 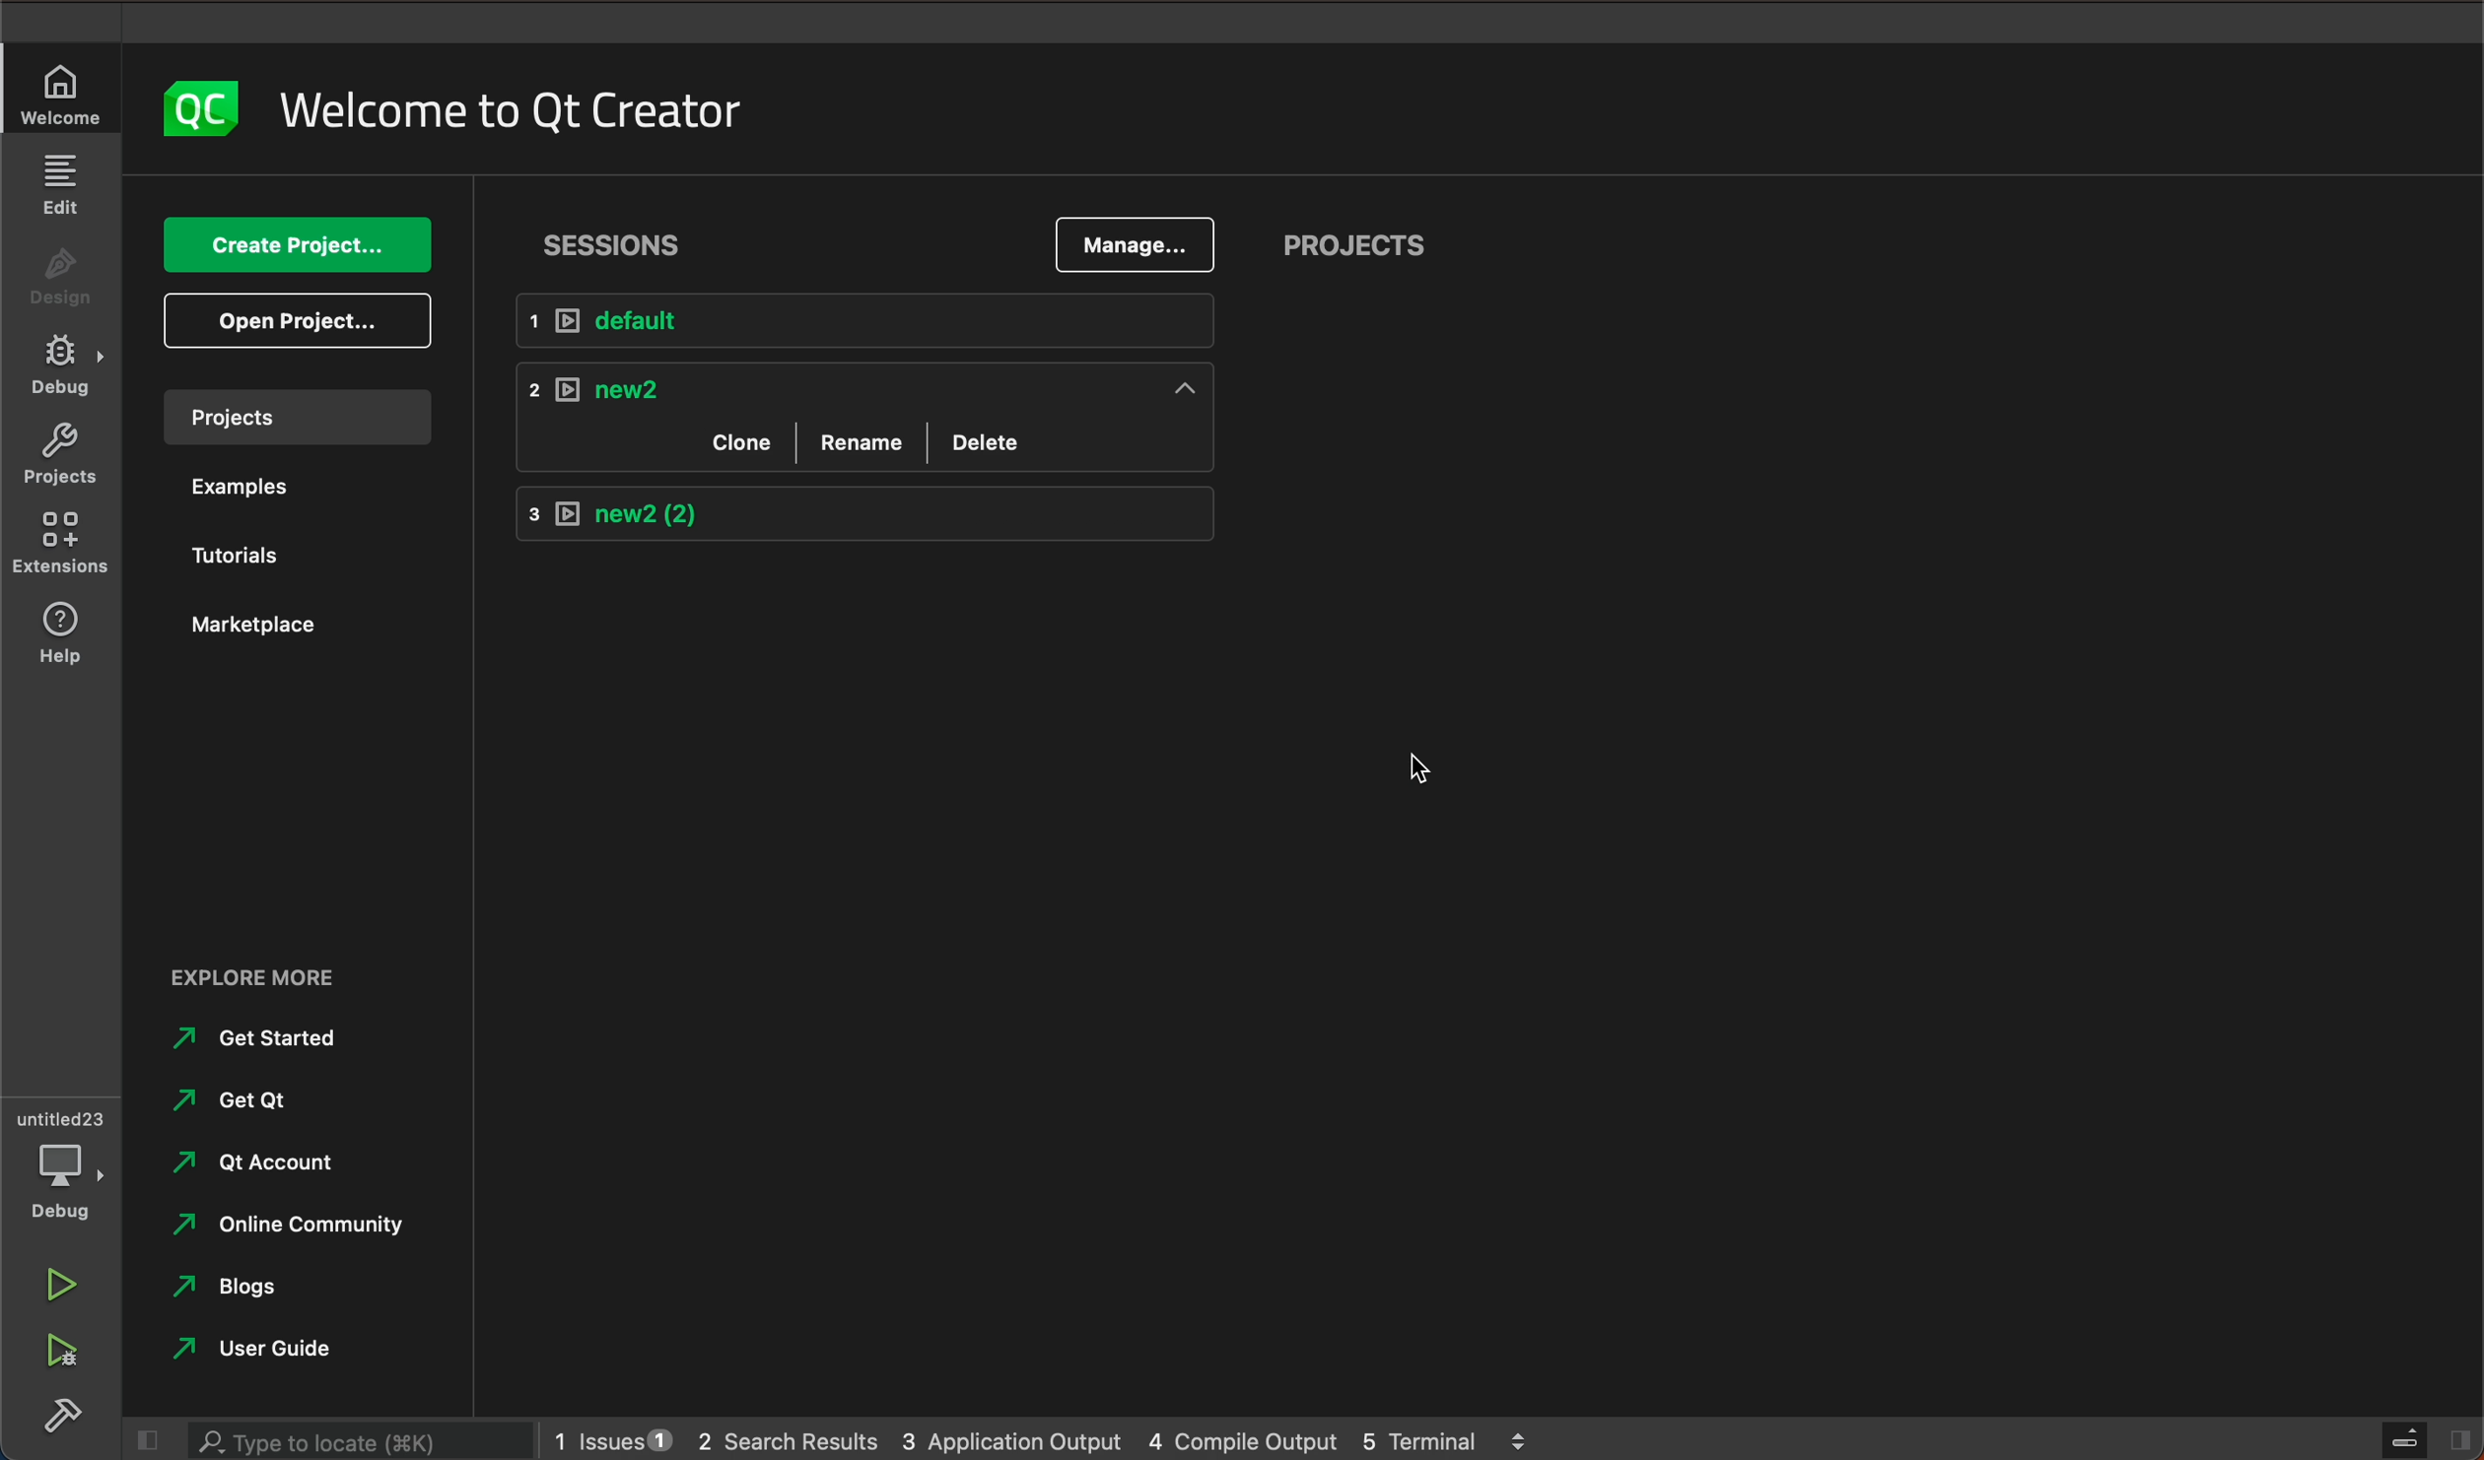 I want to click on user guide, so click(x=280, y=1347).